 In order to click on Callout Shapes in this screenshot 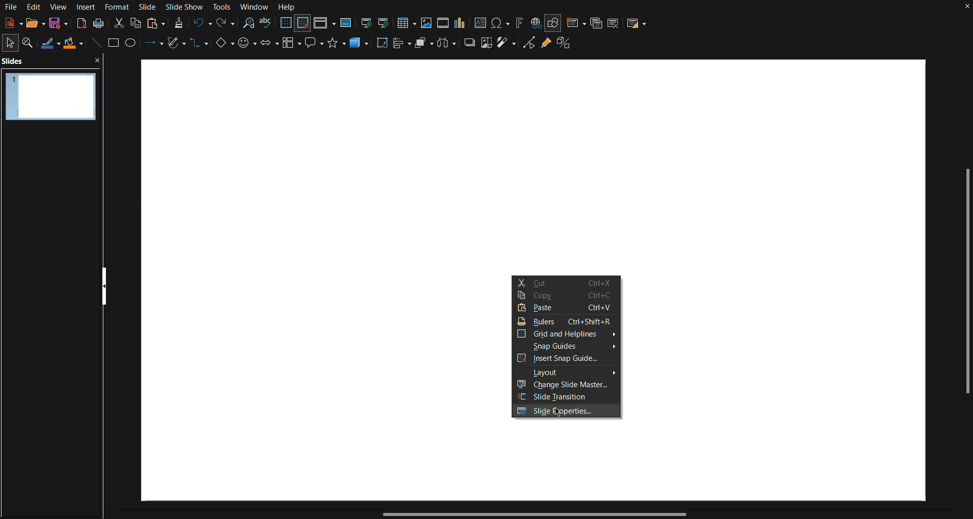, I will do `click(315, 46)`.